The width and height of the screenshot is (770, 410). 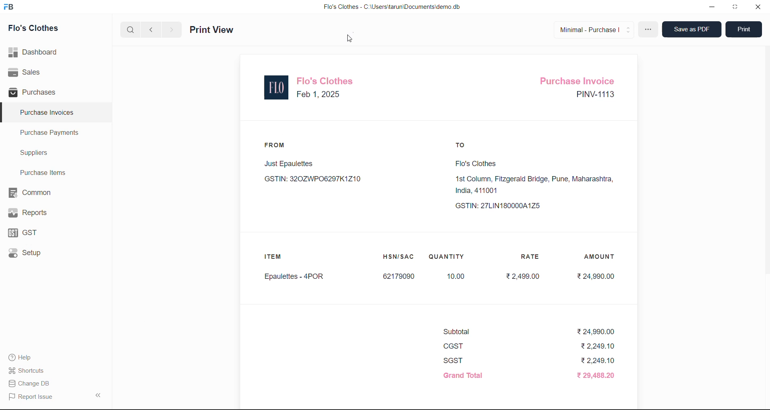 I want to click on collapse, so click(x=101, y=396).